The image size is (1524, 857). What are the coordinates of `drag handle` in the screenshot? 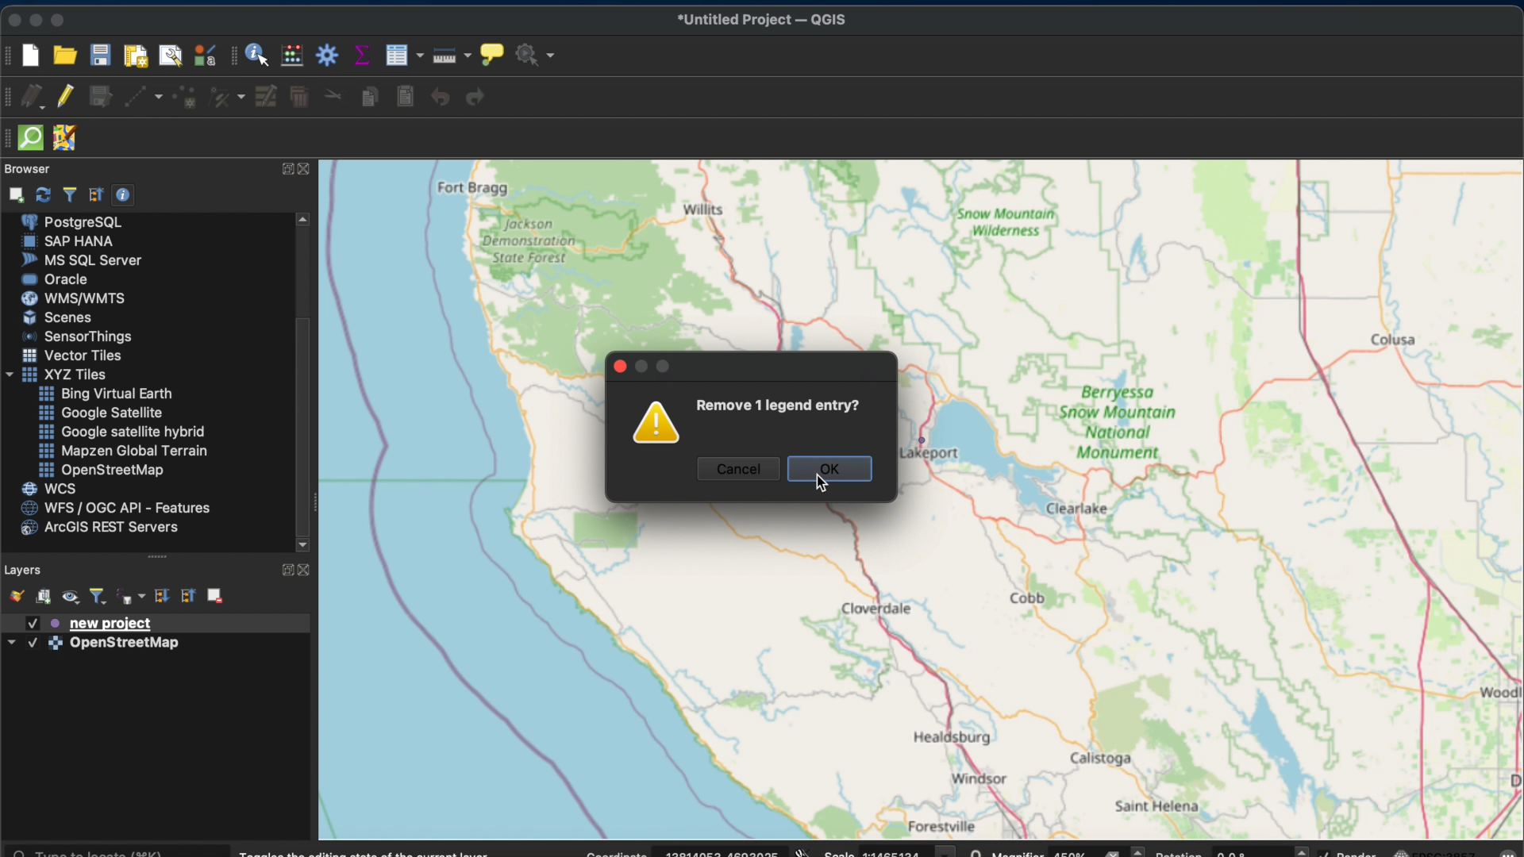 It's located at (10, 140).